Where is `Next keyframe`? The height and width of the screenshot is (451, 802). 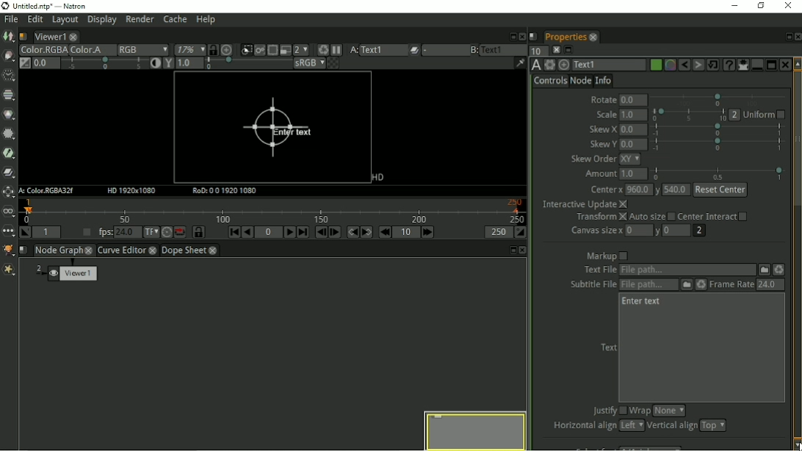 Next keyframe is located at coordinates (367, 232).